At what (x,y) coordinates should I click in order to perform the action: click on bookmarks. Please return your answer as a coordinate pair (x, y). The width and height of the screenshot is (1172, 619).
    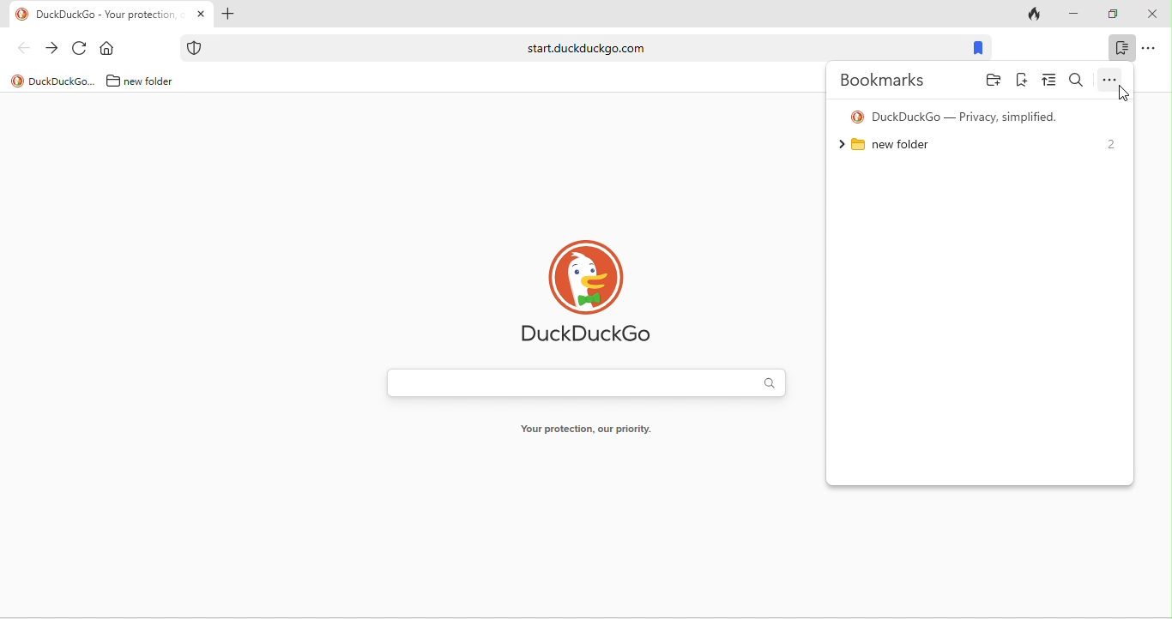
    Looking at the image, I should click on (882, 80).